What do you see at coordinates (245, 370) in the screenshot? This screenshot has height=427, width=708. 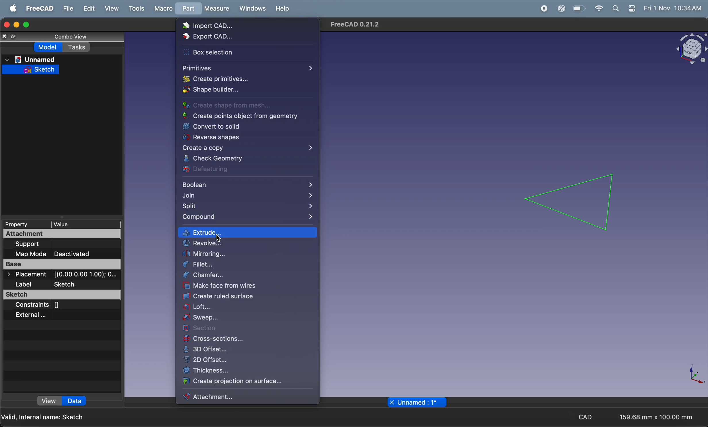 I see `thickness` at bounding box center [245, 370].